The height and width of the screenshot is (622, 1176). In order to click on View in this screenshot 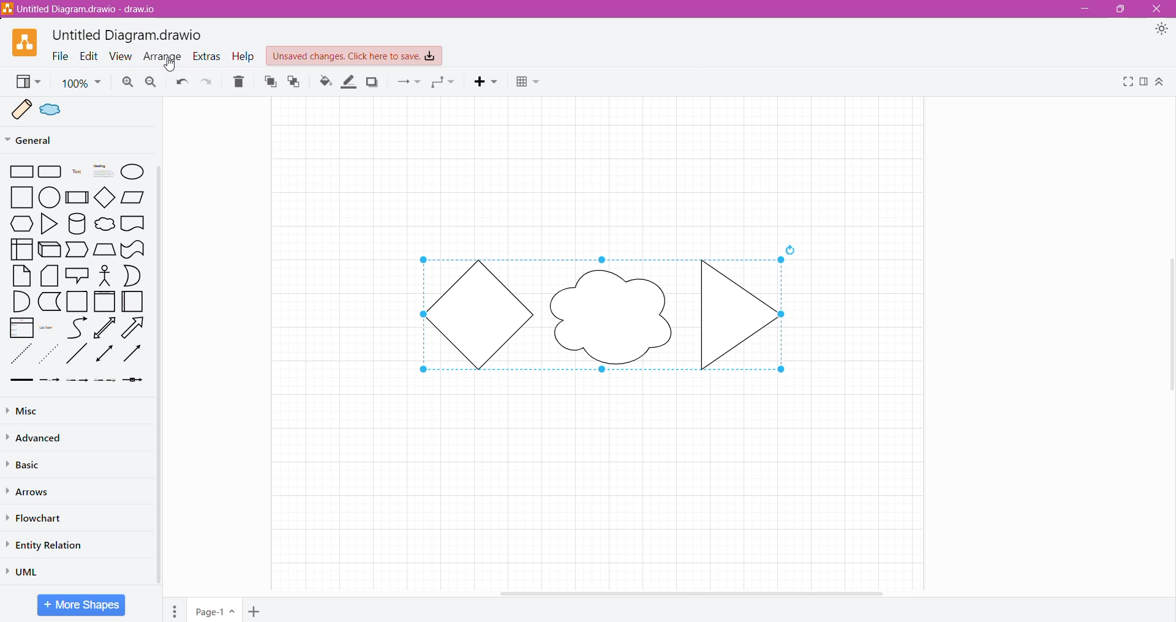, I will do `click(121, 56)`.